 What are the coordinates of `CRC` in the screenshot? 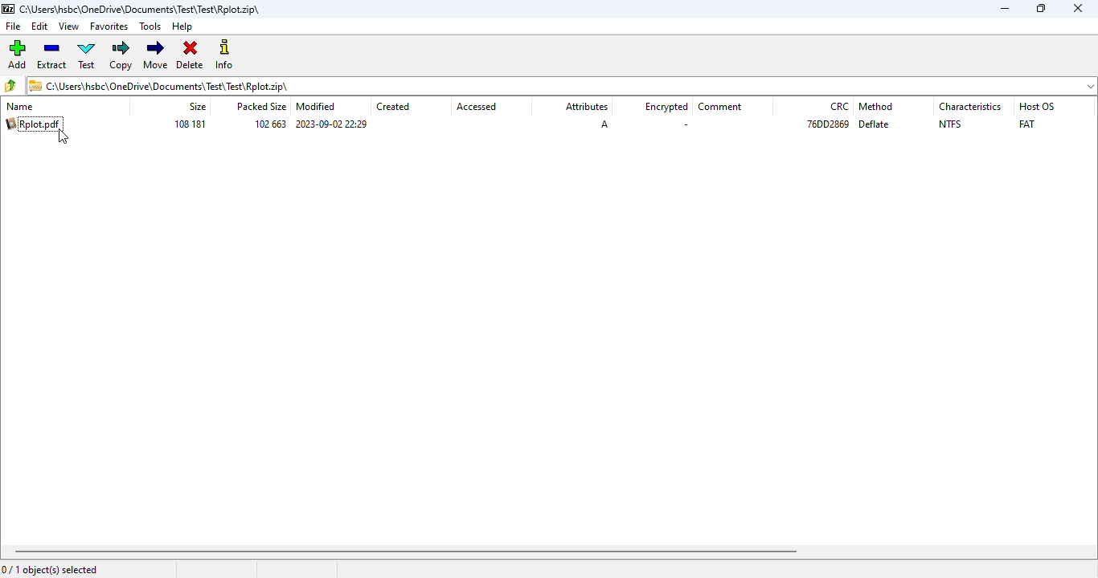 It's located at (840, 106).